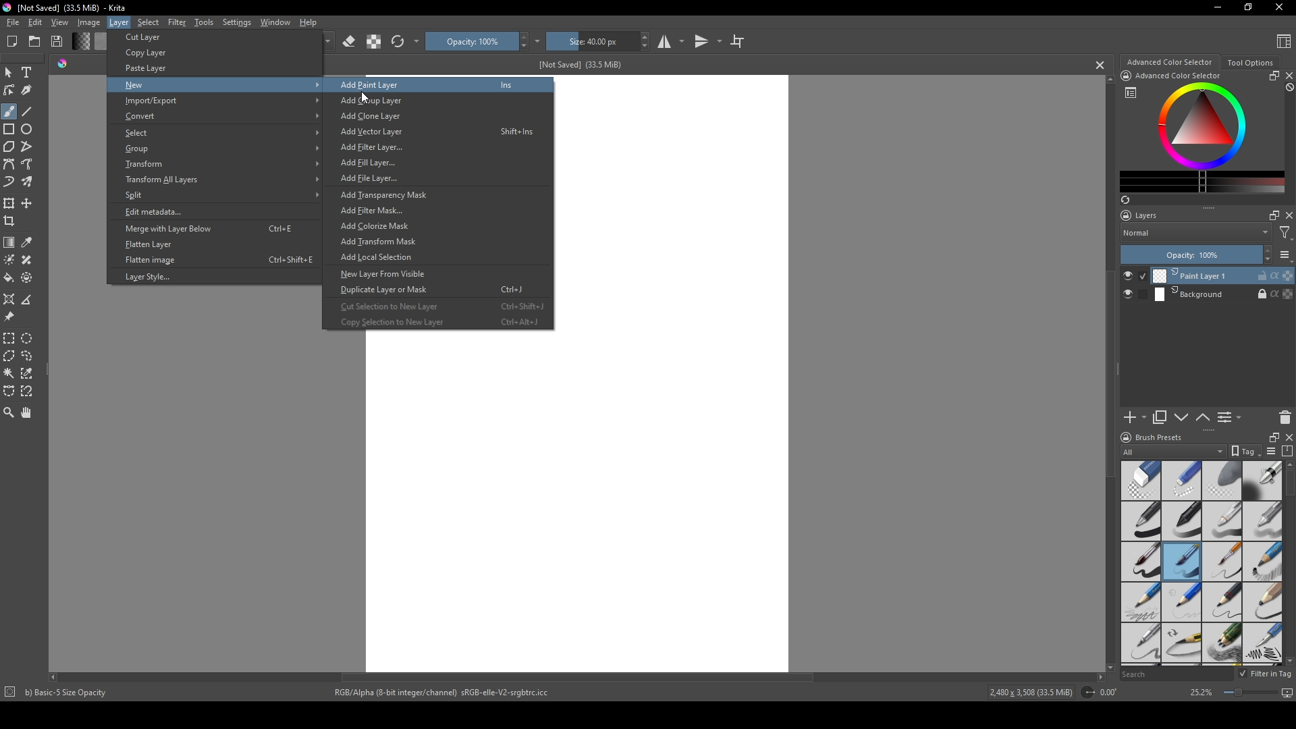 The width and height of the screenshot is (1296, 729). I want to click on List, so click(1232, 418).